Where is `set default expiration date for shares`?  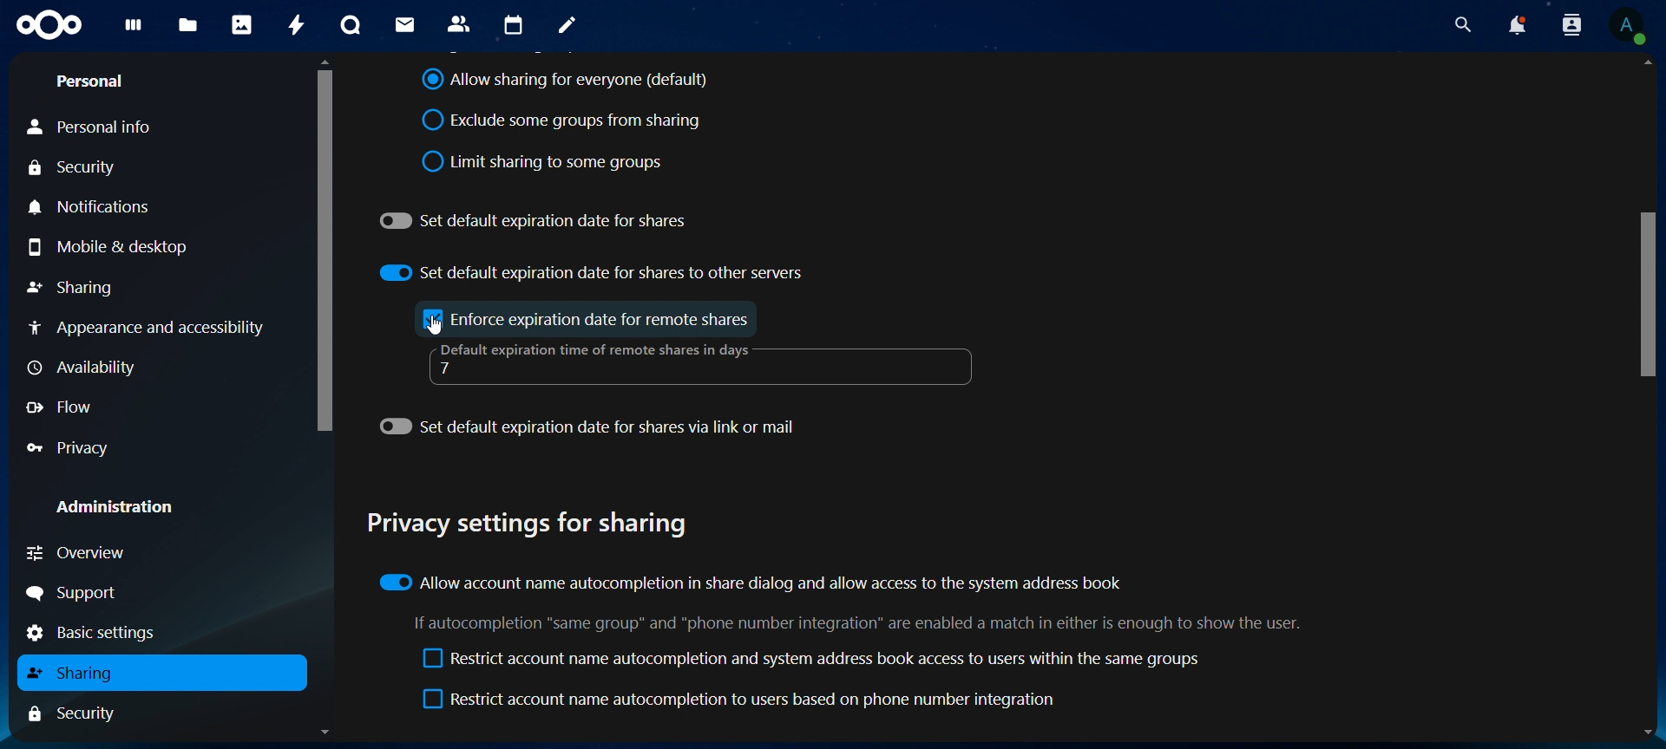 set default expiration date for shares is located at coordinates (536, 218).